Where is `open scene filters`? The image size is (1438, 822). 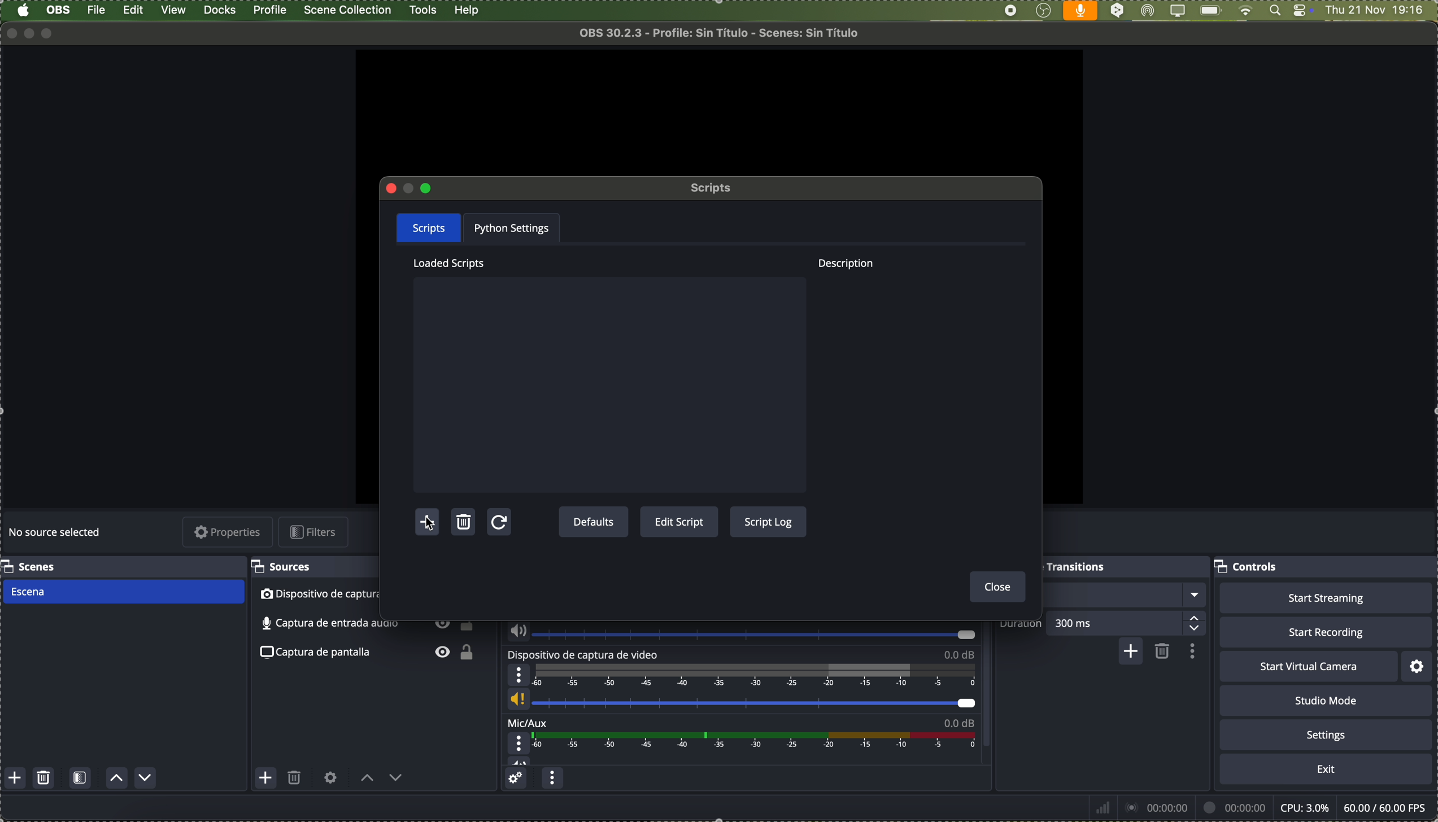 open scene filters is located at coordinates (80, 779).